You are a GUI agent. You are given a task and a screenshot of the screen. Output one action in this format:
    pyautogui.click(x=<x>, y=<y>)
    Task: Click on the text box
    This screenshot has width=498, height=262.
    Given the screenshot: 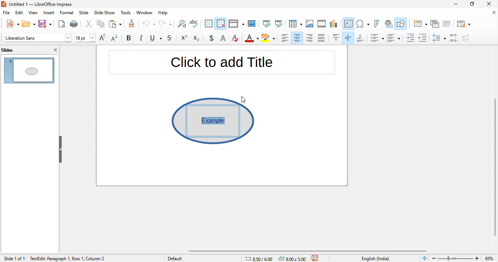 What is the action you would take?
    pyautogui.click(x=349, y=24)
    